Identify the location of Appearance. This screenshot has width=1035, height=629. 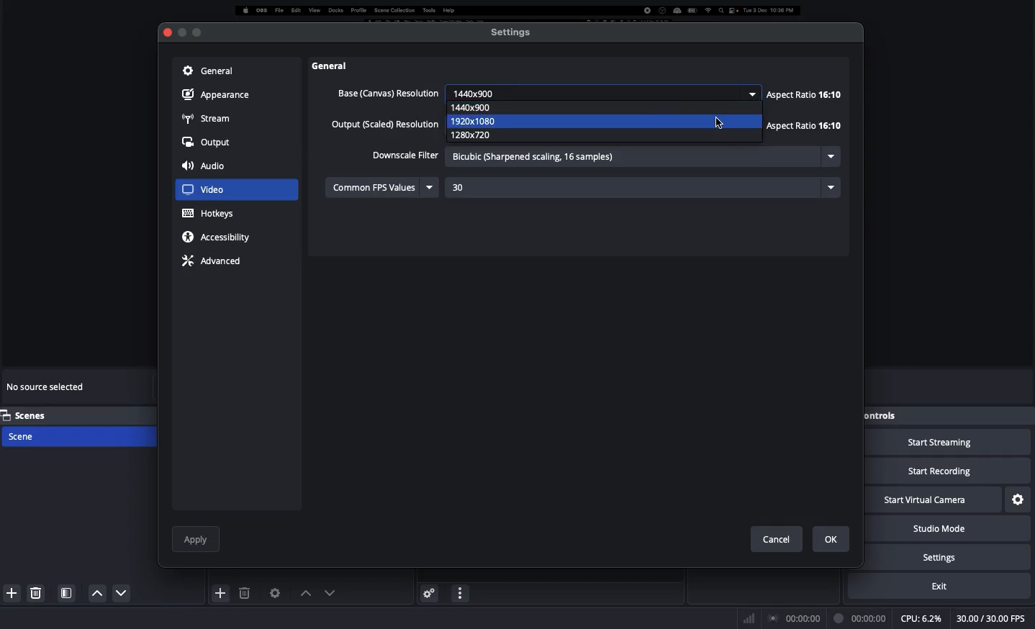
(220, 94).